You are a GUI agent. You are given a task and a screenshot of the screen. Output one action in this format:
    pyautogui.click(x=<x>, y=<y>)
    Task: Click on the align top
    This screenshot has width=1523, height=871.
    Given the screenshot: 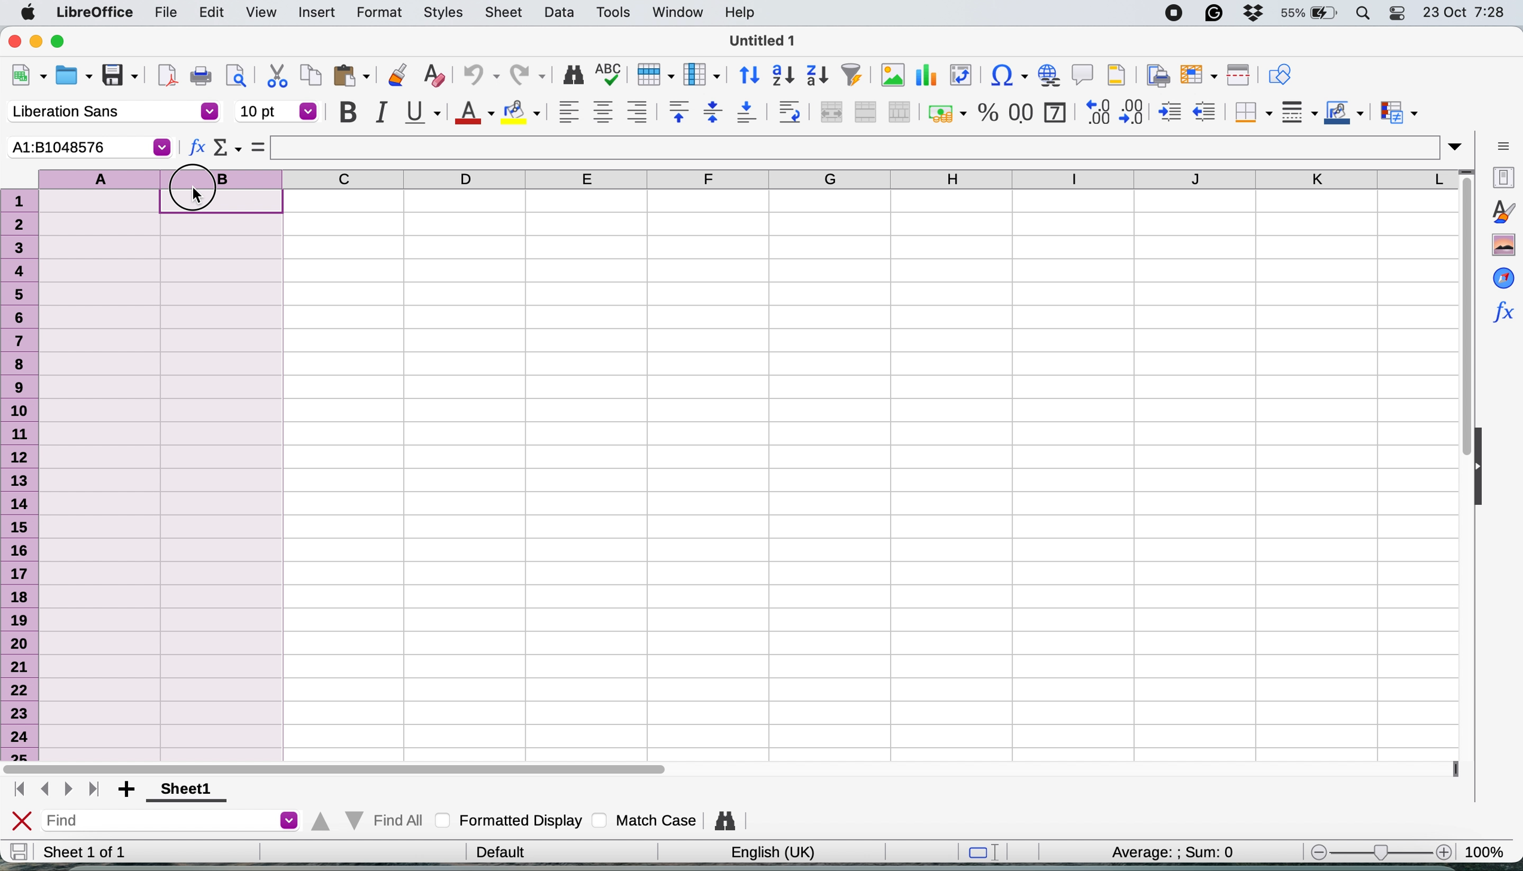 What is the action you would take?
    pyautogui.click(x=675, y=112)
    